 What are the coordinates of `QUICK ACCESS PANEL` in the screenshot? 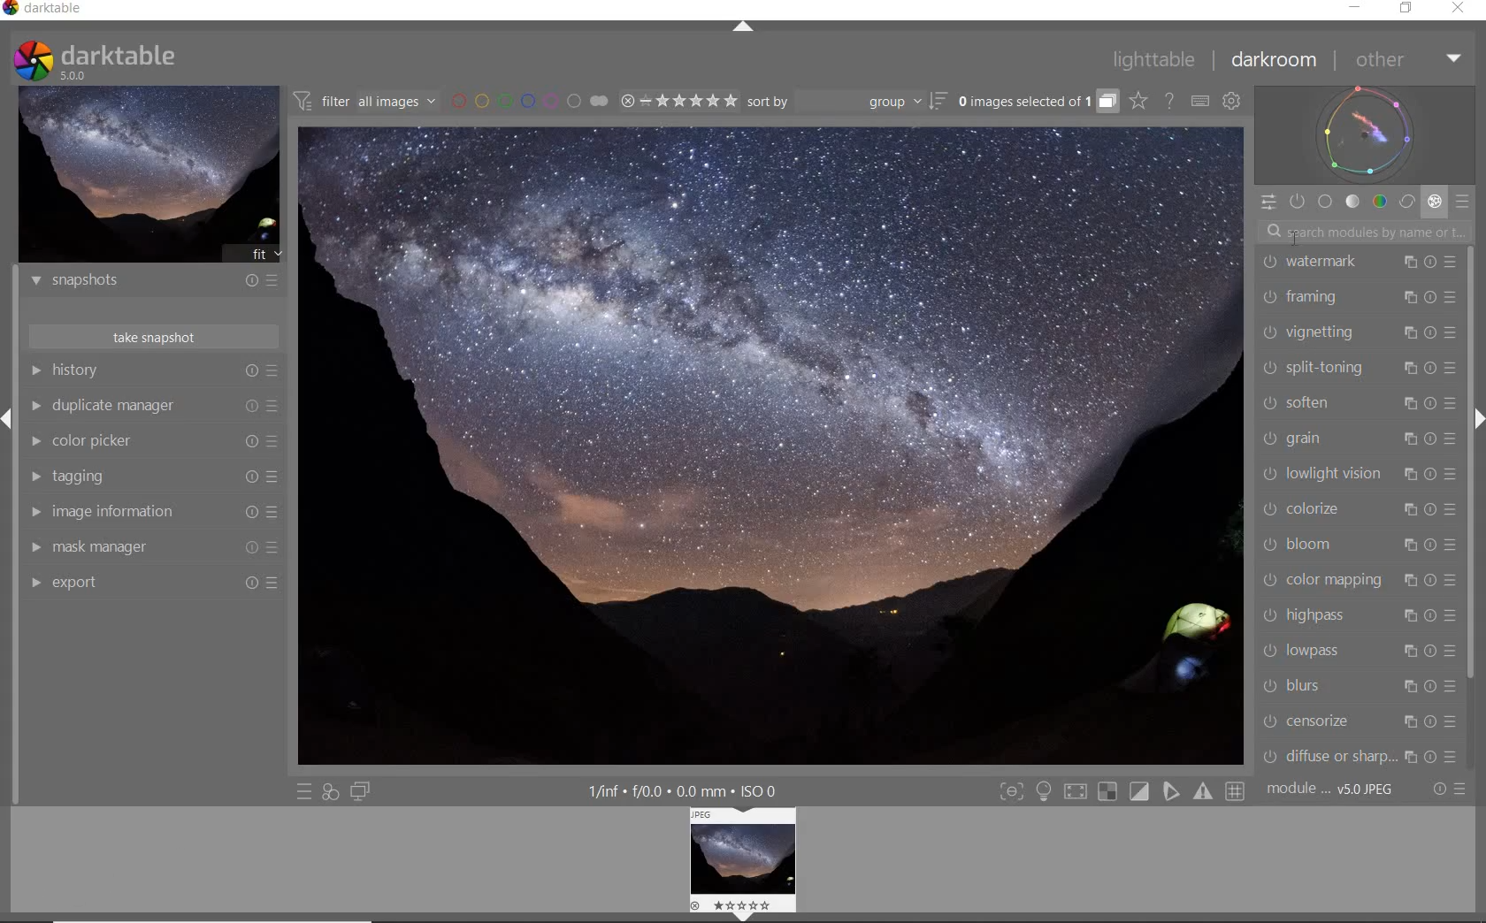 It's located at (1272, 203).